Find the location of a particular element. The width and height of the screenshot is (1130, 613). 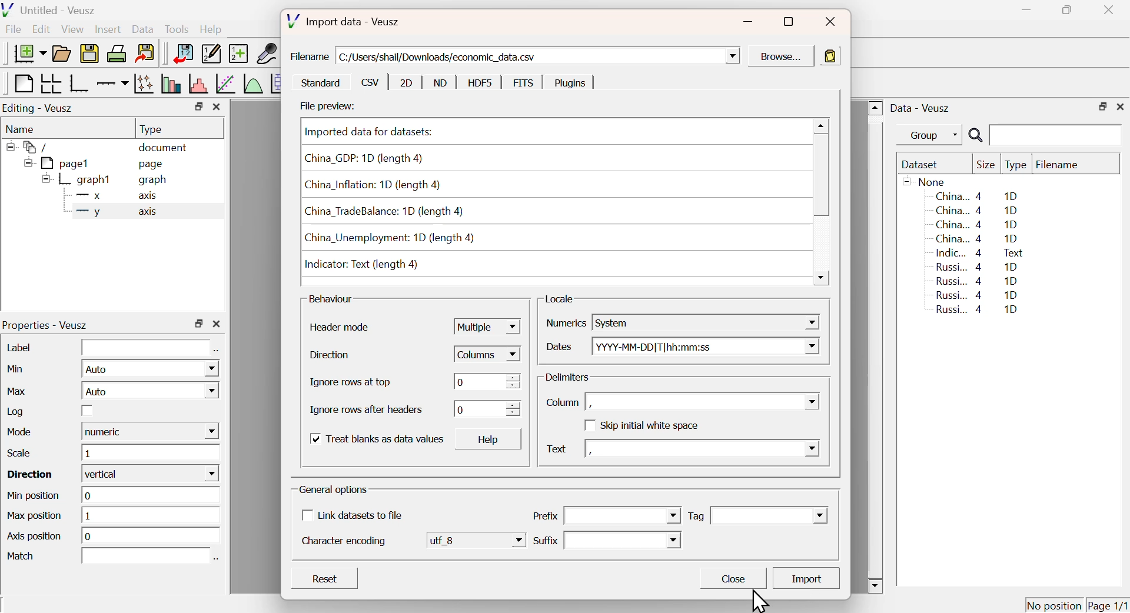

Multiple is located at coordinates (487, 327).